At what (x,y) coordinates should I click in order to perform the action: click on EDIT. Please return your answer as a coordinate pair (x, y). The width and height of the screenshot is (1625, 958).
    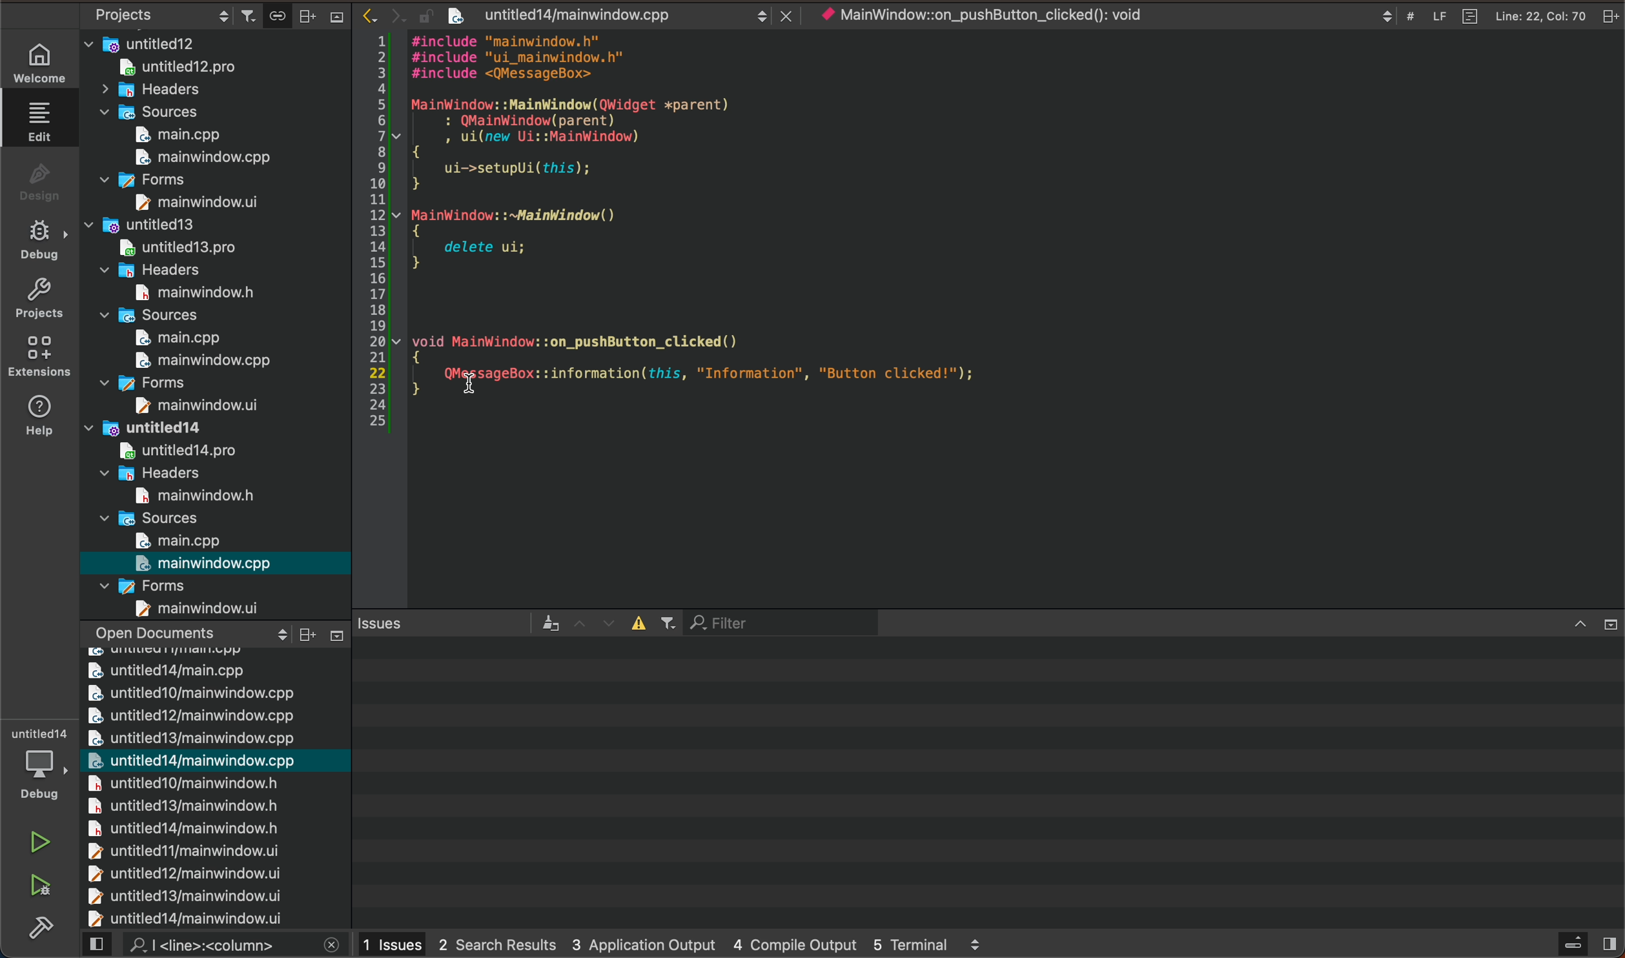
    Looking at the image, I should click on (43, 121).